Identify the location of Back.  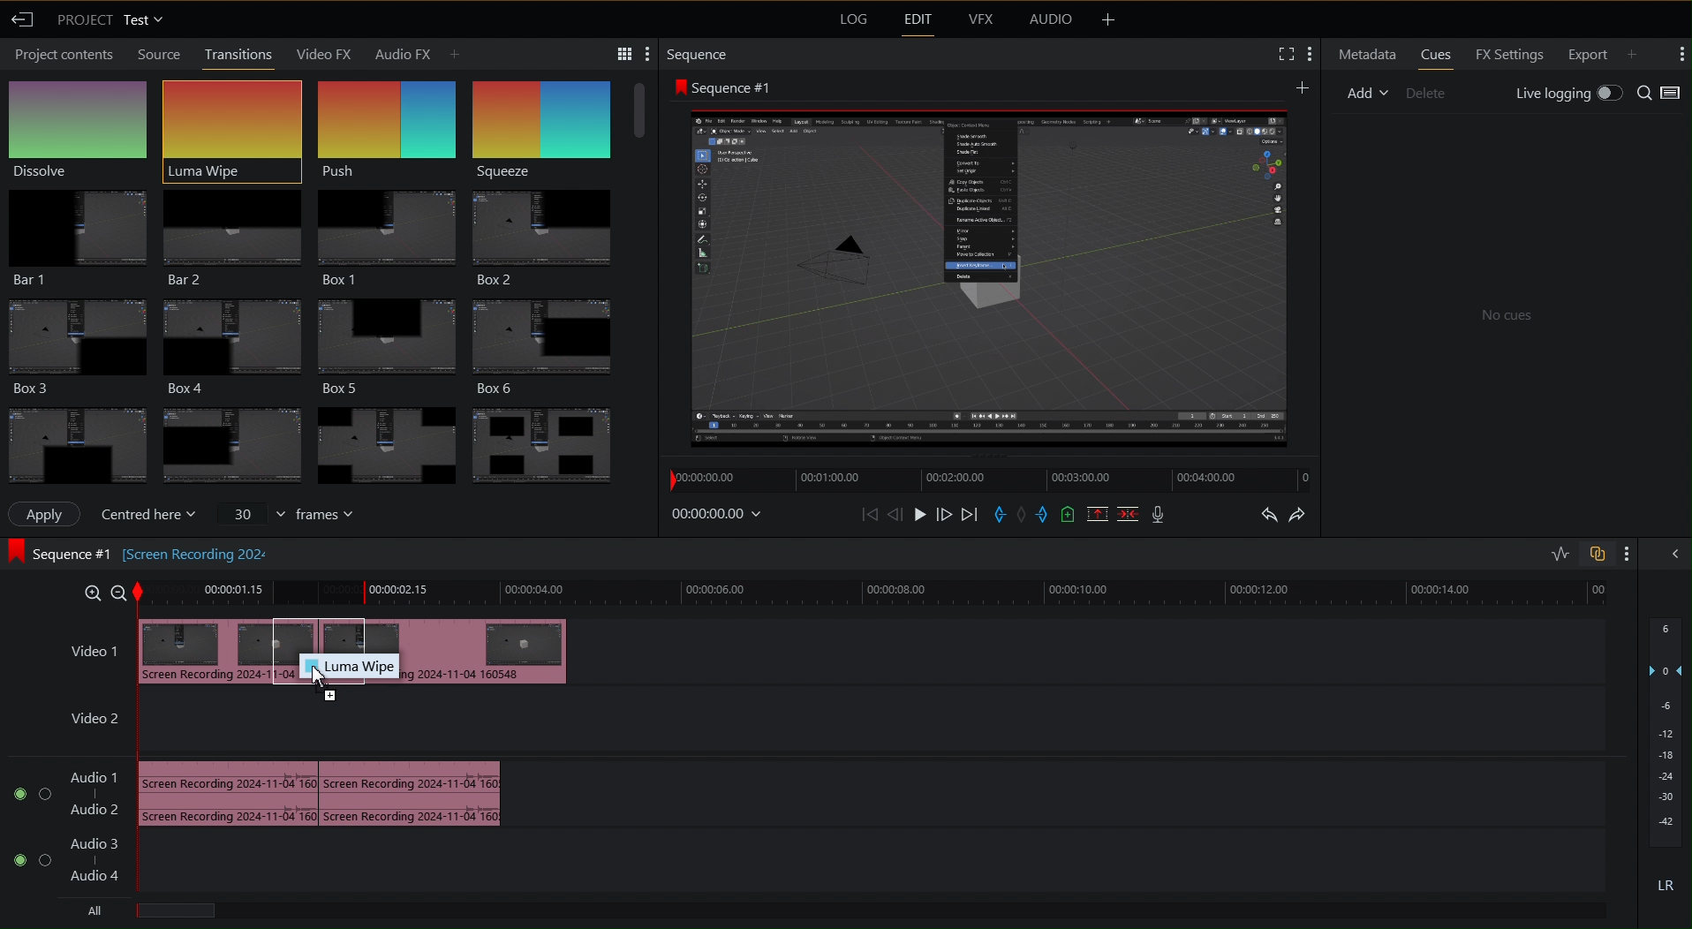
(25, 20).